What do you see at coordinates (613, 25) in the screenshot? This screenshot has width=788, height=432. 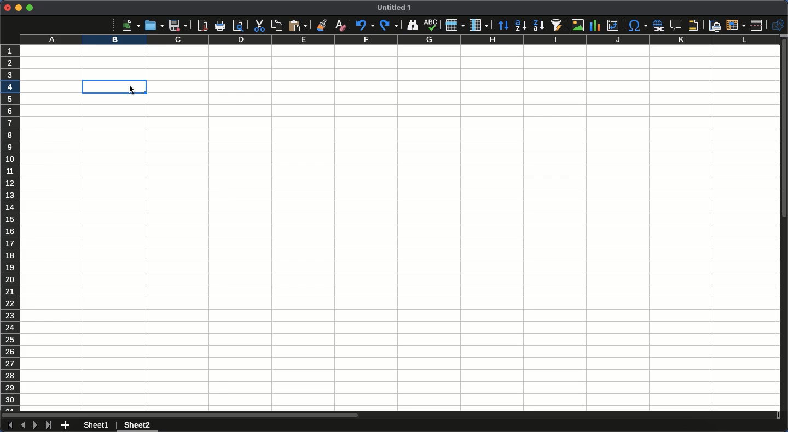 I see `Pivot table` at bounding box center [613, 25].